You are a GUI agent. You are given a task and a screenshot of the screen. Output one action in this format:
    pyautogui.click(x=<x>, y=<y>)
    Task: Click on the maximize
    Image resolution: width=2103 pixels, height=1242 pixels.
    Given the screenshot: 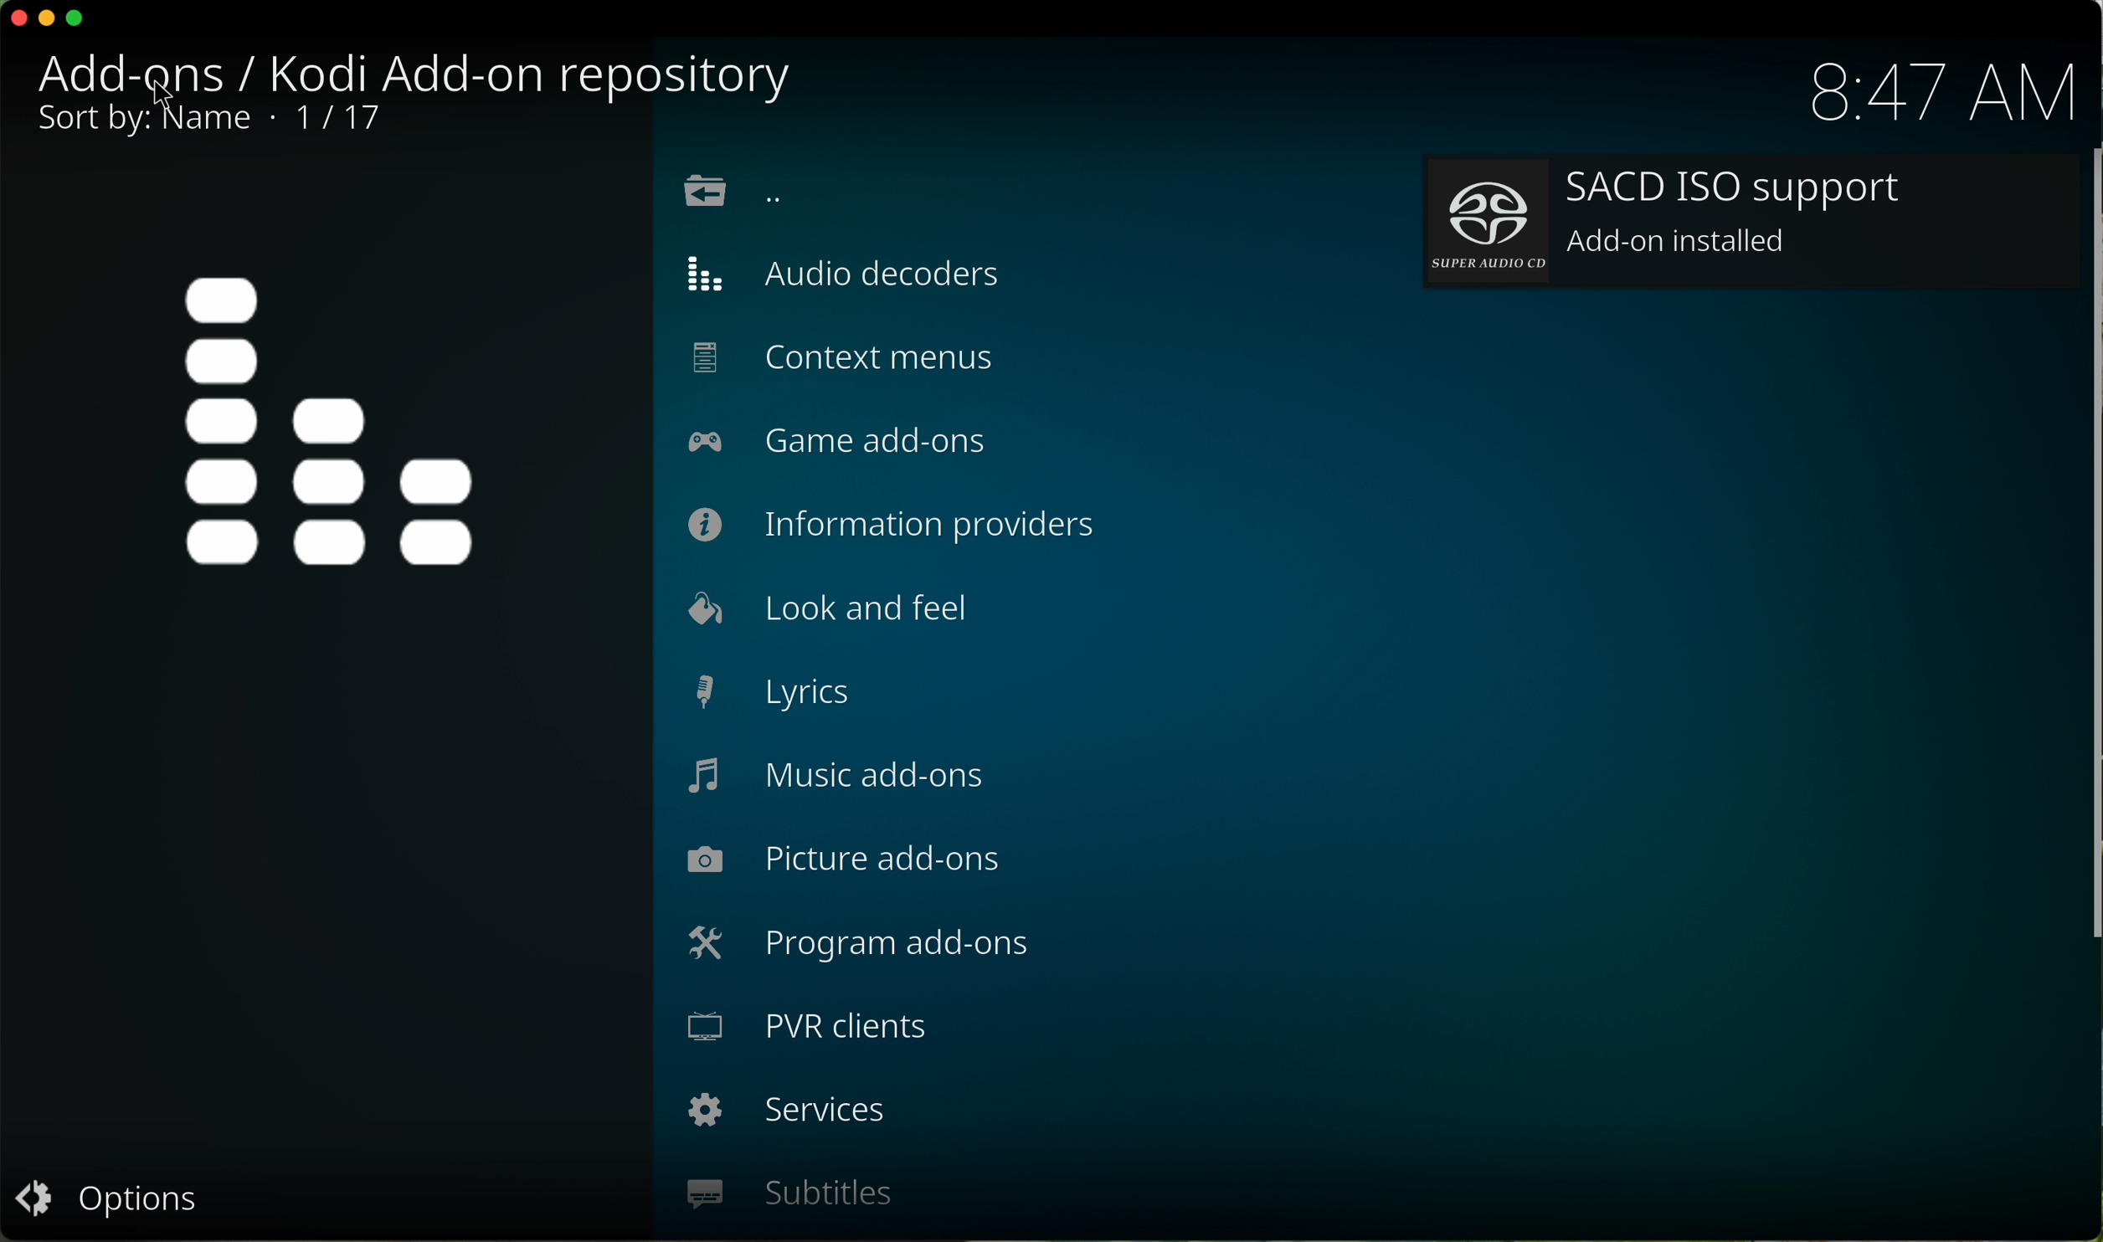 What is the action you would take?
    pyautogui.click(x=81, y=23)
    